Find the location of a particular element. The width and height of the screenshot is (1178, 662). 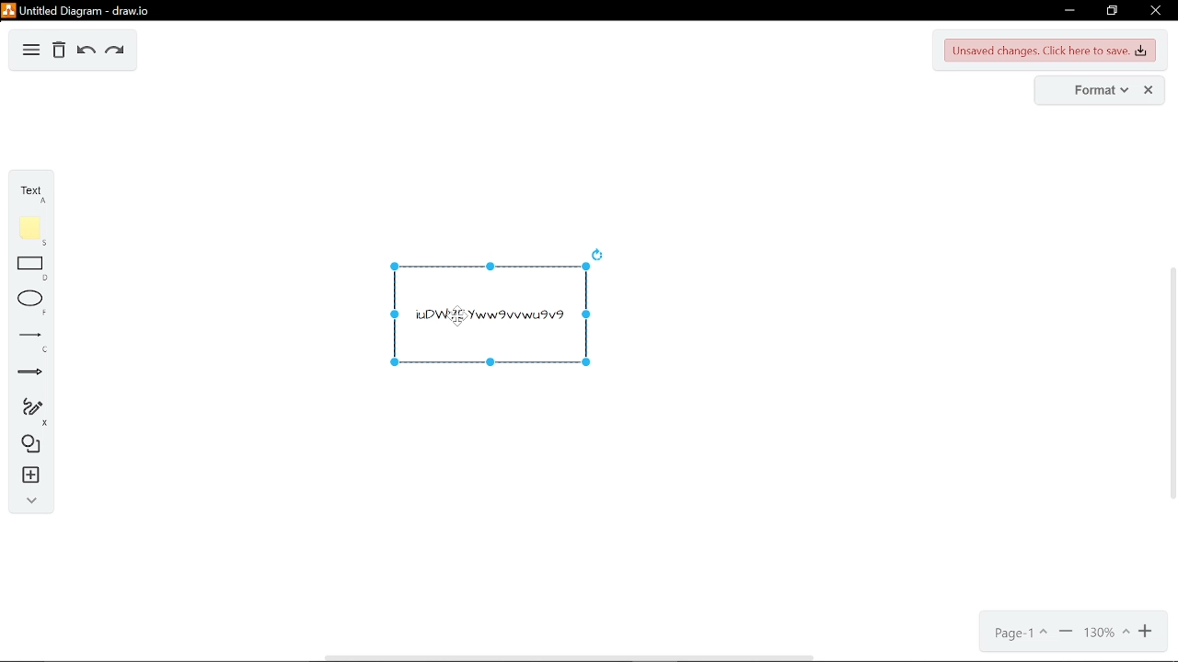

Current Diagram and text is located at coordinates (490, 318).